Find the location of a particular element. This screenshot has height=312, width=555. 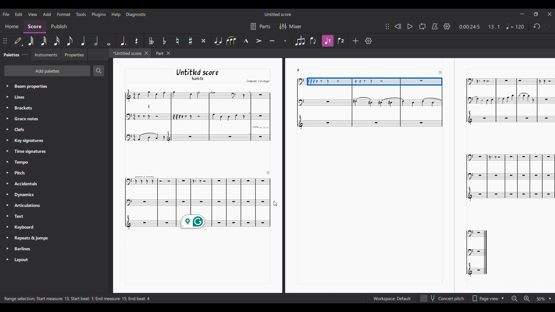

Add palette is located at coordinates (47, 71).